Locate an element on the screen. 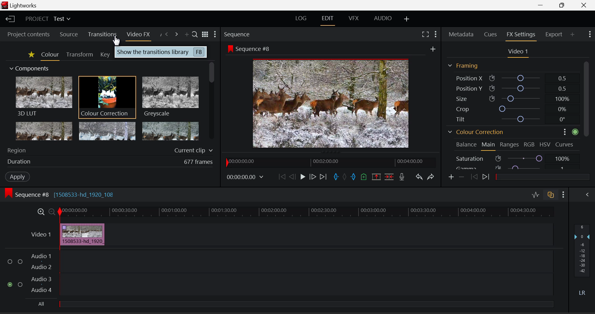 Image resolution: width=595 pixels, height=314 pixels. Mosaic is located at coordinates (106, 131).